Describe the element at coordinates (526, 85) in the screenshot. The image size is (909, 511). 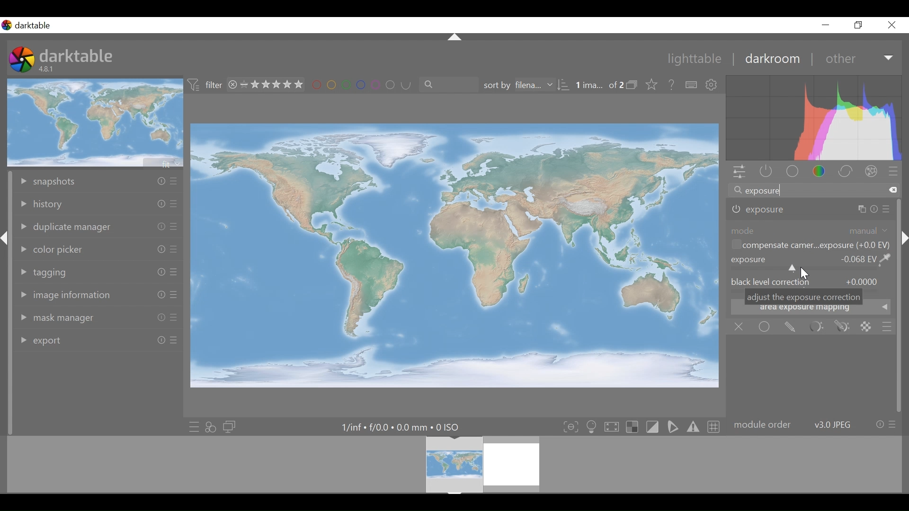
I see `sort by` at that location.